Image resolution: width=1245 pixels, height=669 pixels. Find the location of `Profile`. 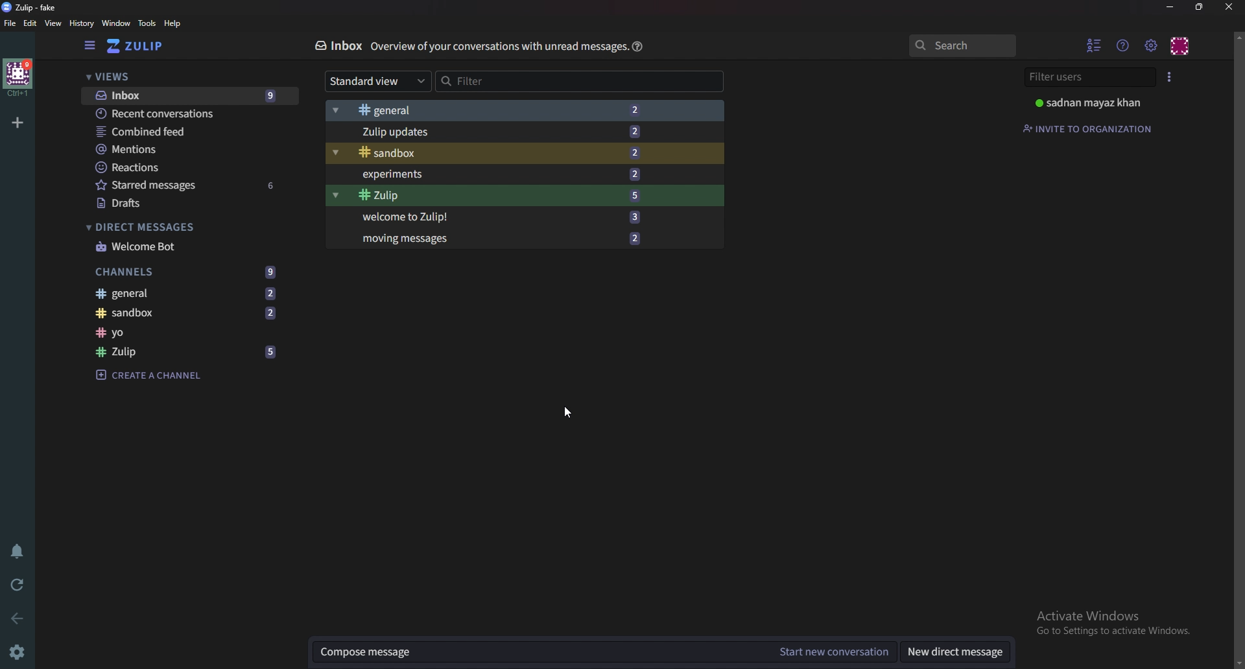

Profile is located at coordinates (1180, 47).